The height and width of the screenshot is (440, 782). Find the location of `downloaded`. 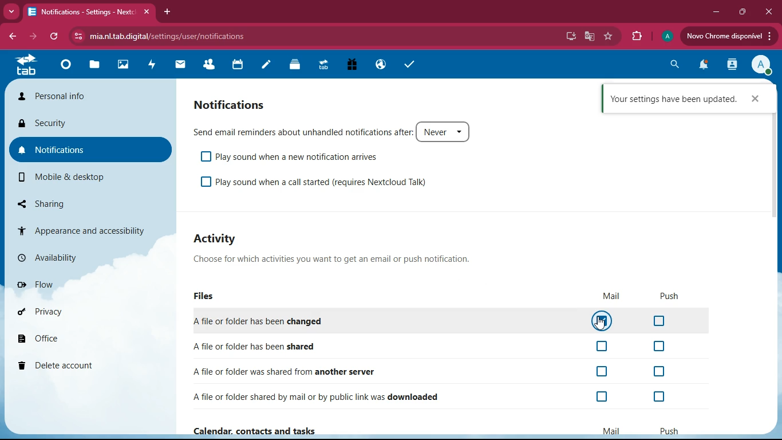

downloaded is located at coordinates (322, 398).